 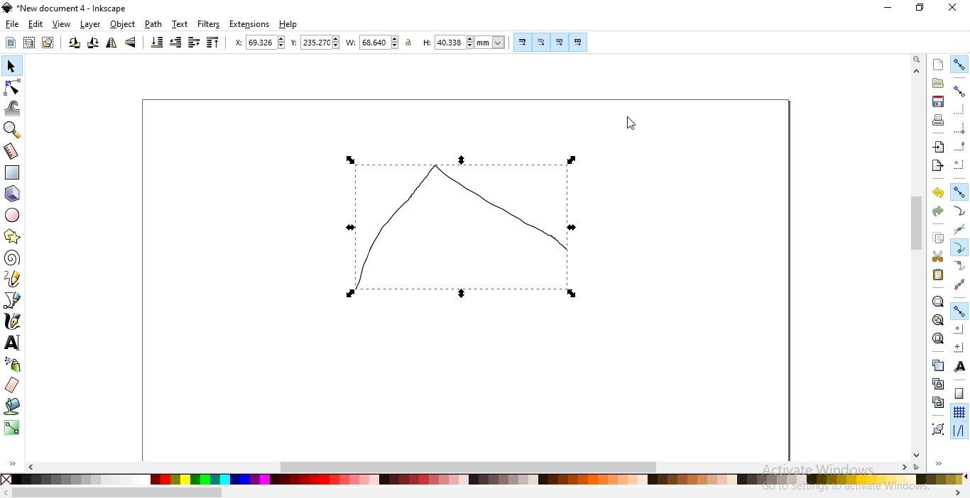 What do you see at coordinates (959, 65) in the screenshot?
I see `enable snapping` at bounding box center [959, 65].